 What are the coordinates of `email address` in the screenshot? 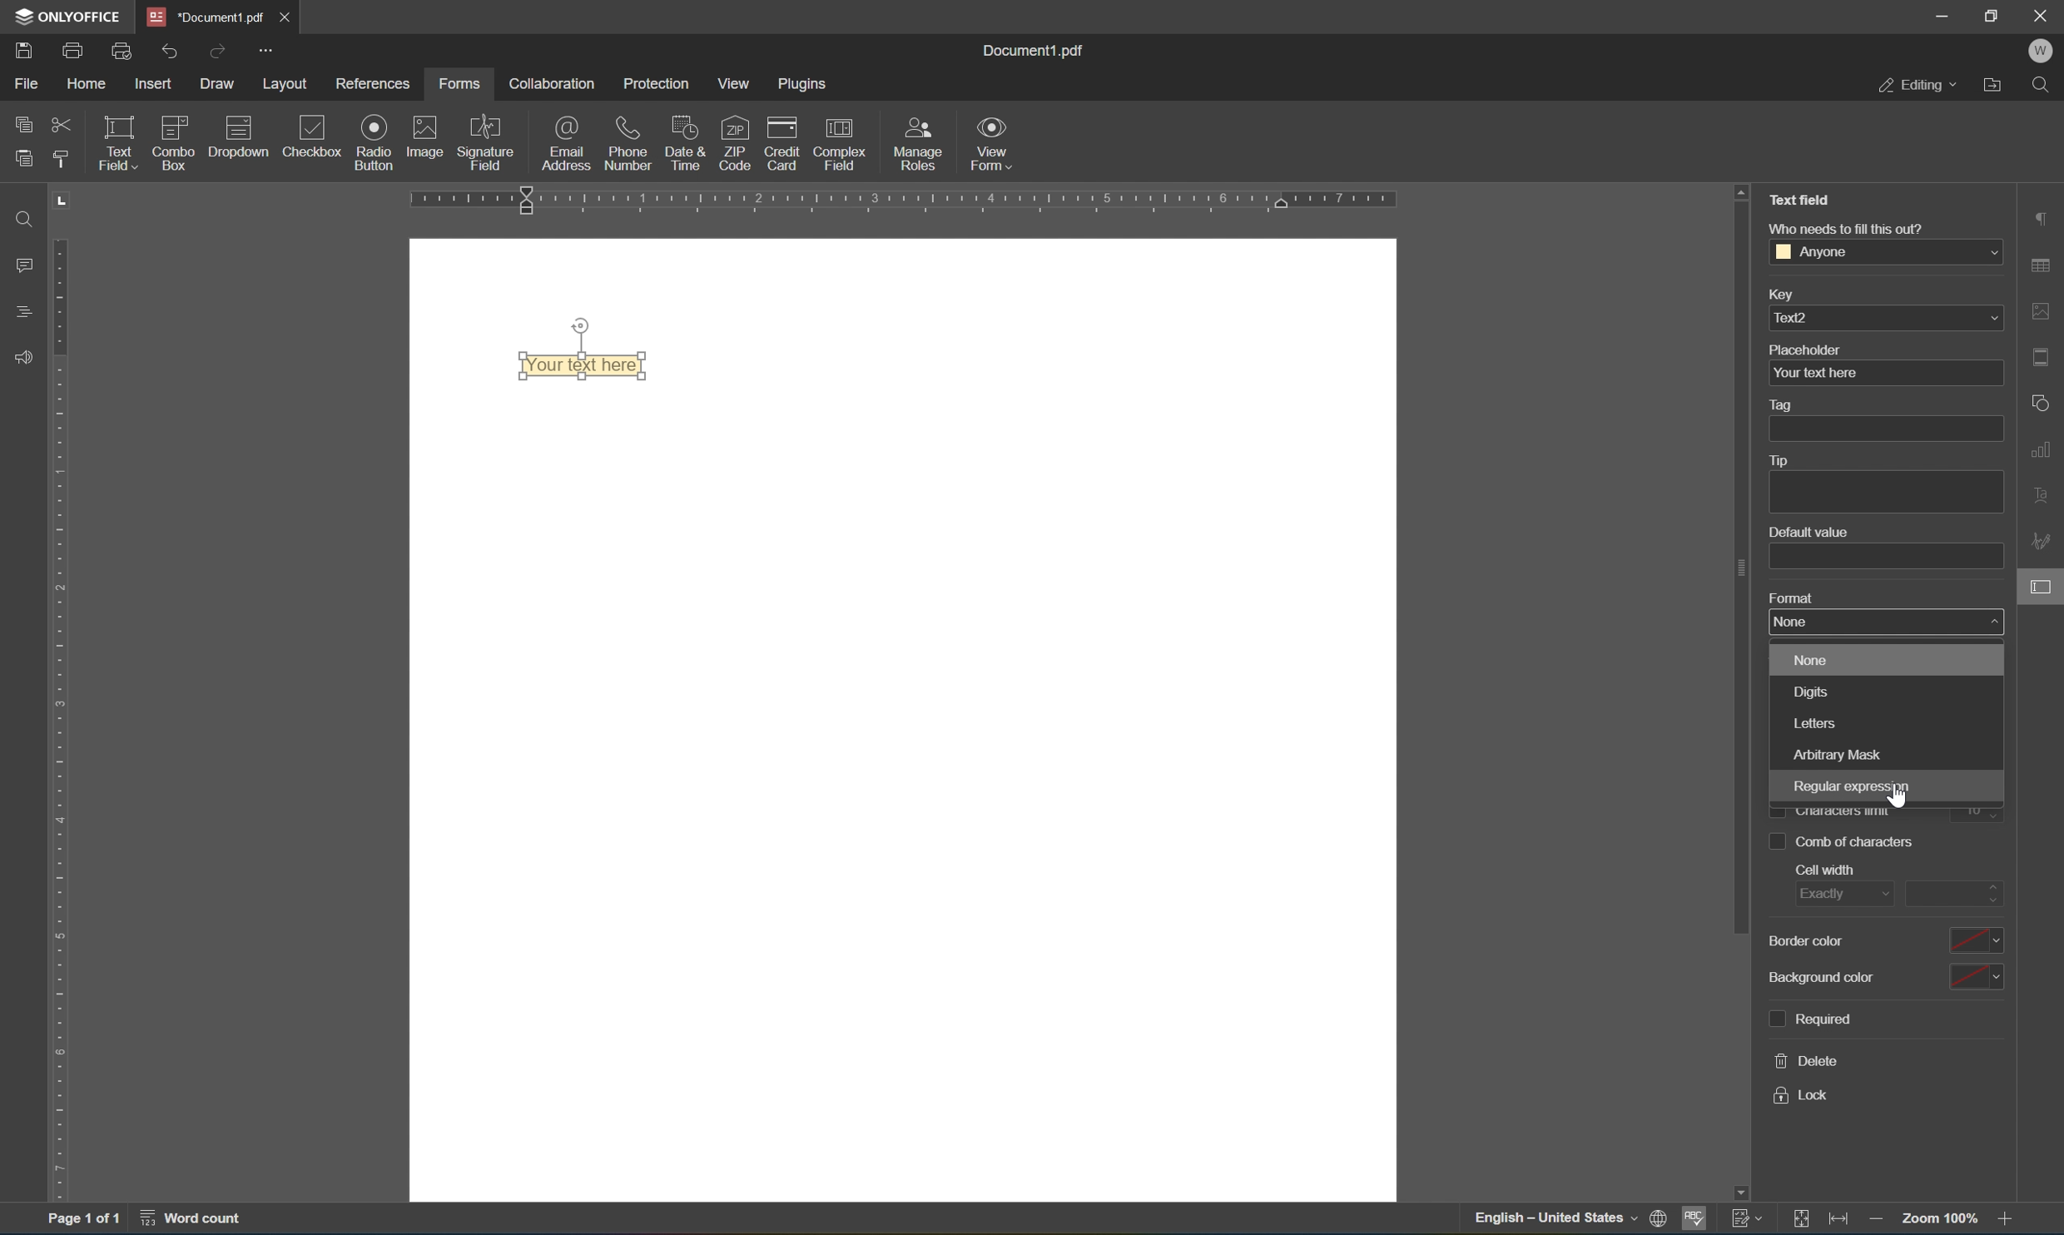 It's located at (565, 144).